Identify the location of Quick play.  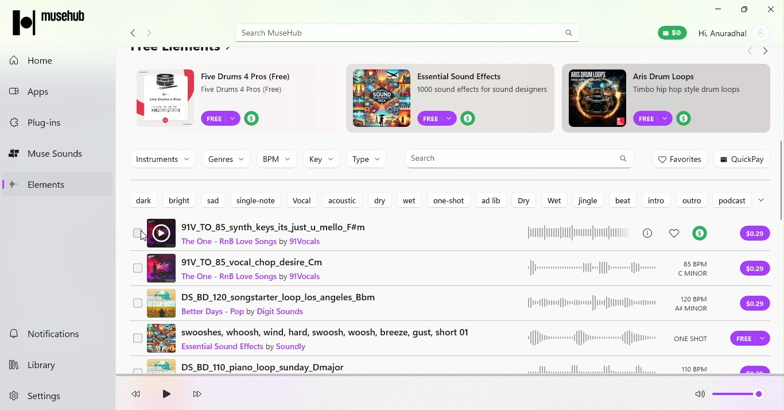
(743, 158).